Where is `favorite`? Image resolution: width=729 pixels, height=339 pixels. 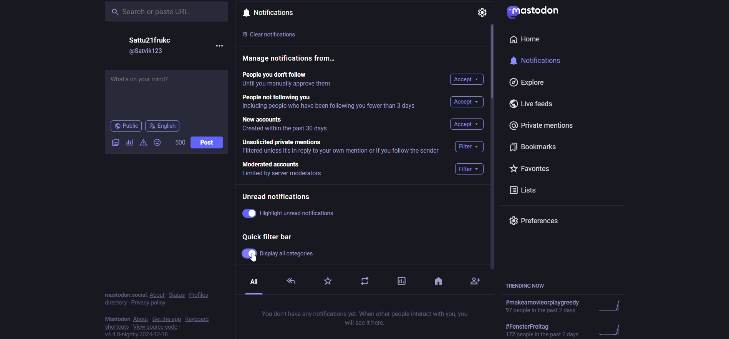
favorite is located at coordinates (328, 282).